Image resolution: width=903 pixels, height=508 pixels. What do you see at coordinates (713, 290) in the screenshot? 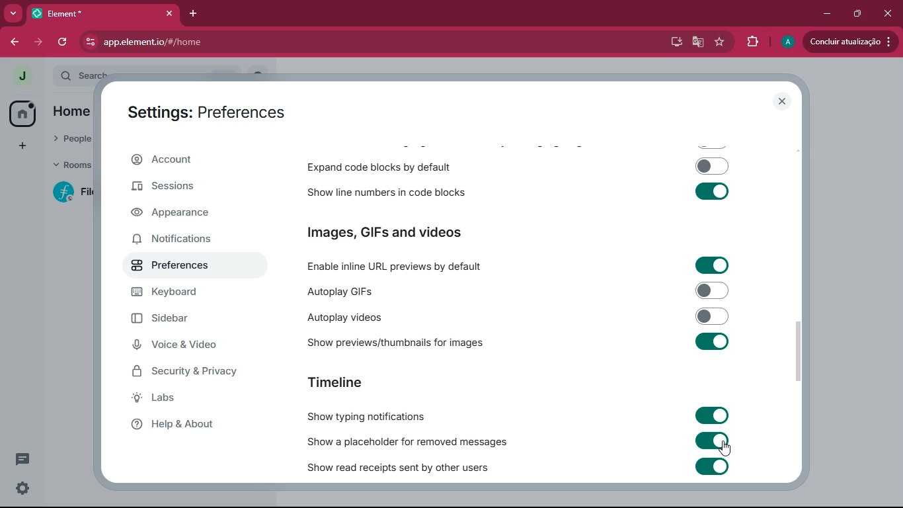
I see `toggle on/off` at bounding box center [713, 290].